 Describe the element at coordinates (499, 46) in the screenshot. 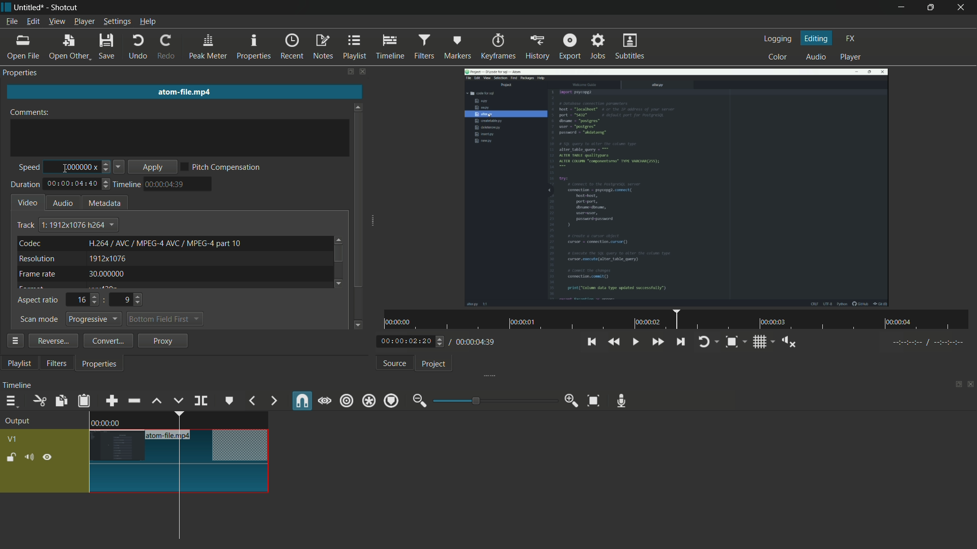

I see `keyframes` at that location.